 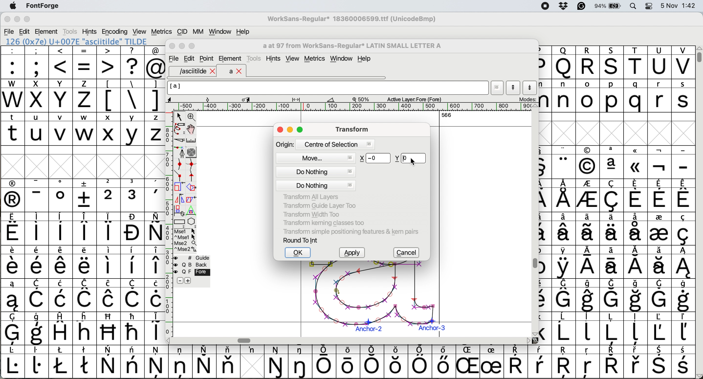 I want to click on Edit, so click(x=189, y=58).